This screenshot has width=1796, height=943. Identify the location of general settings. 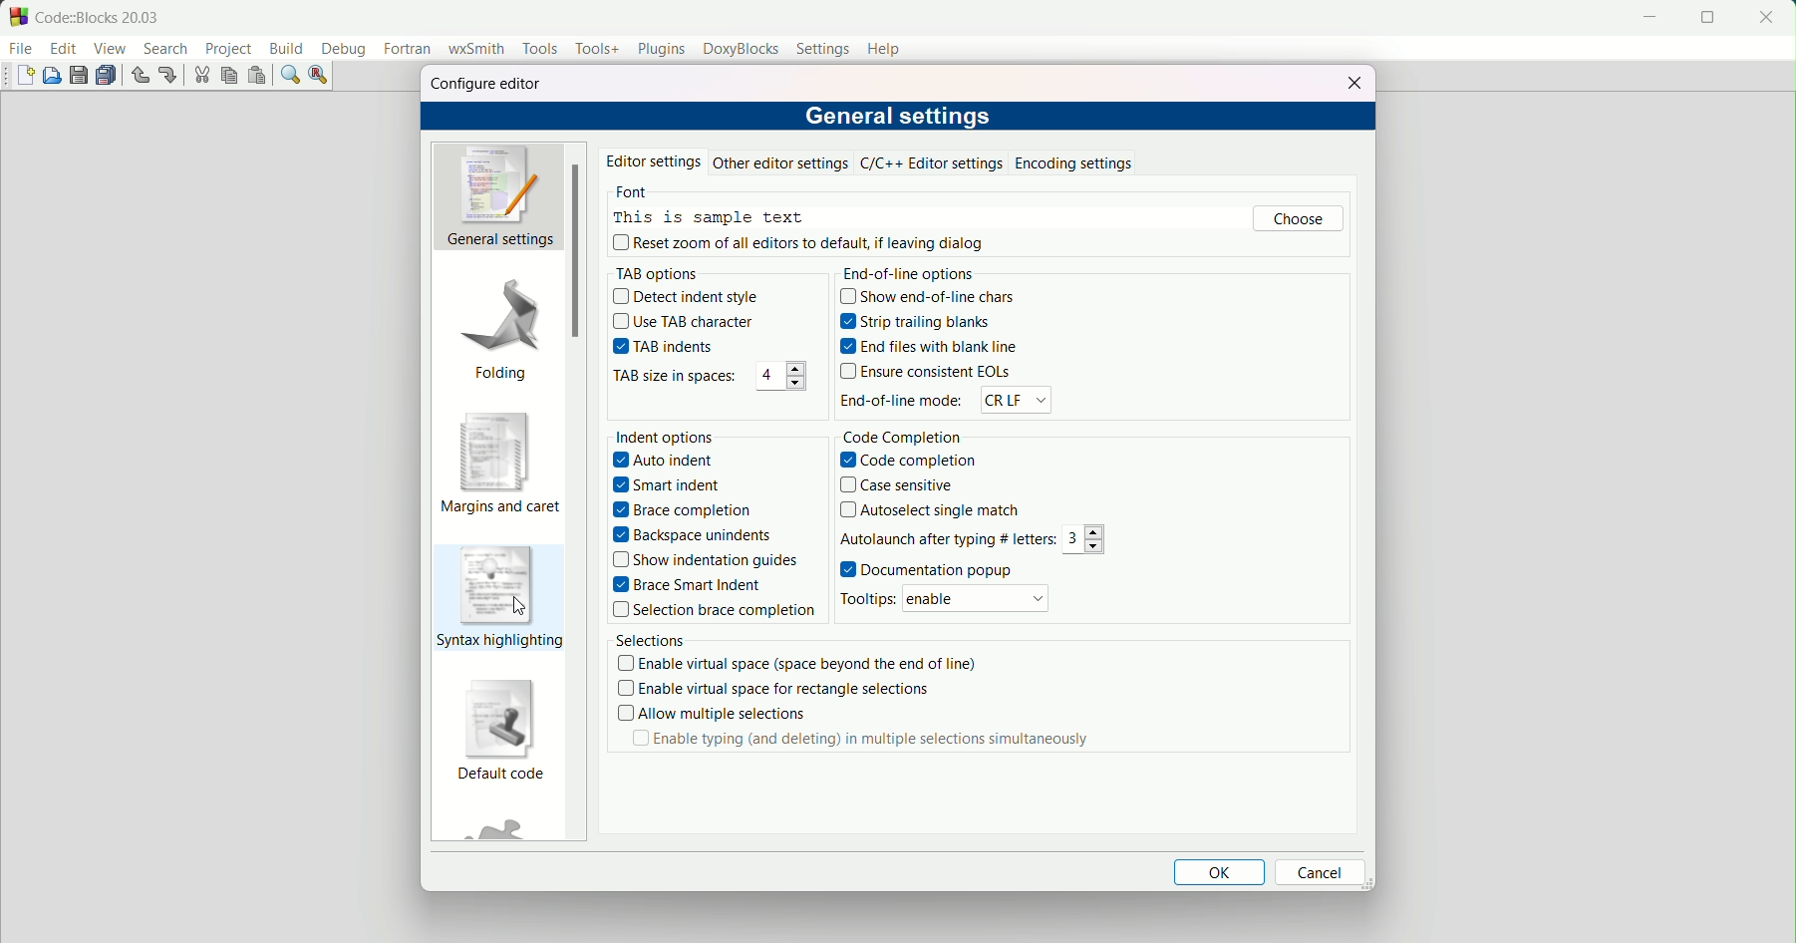
(496, 196).